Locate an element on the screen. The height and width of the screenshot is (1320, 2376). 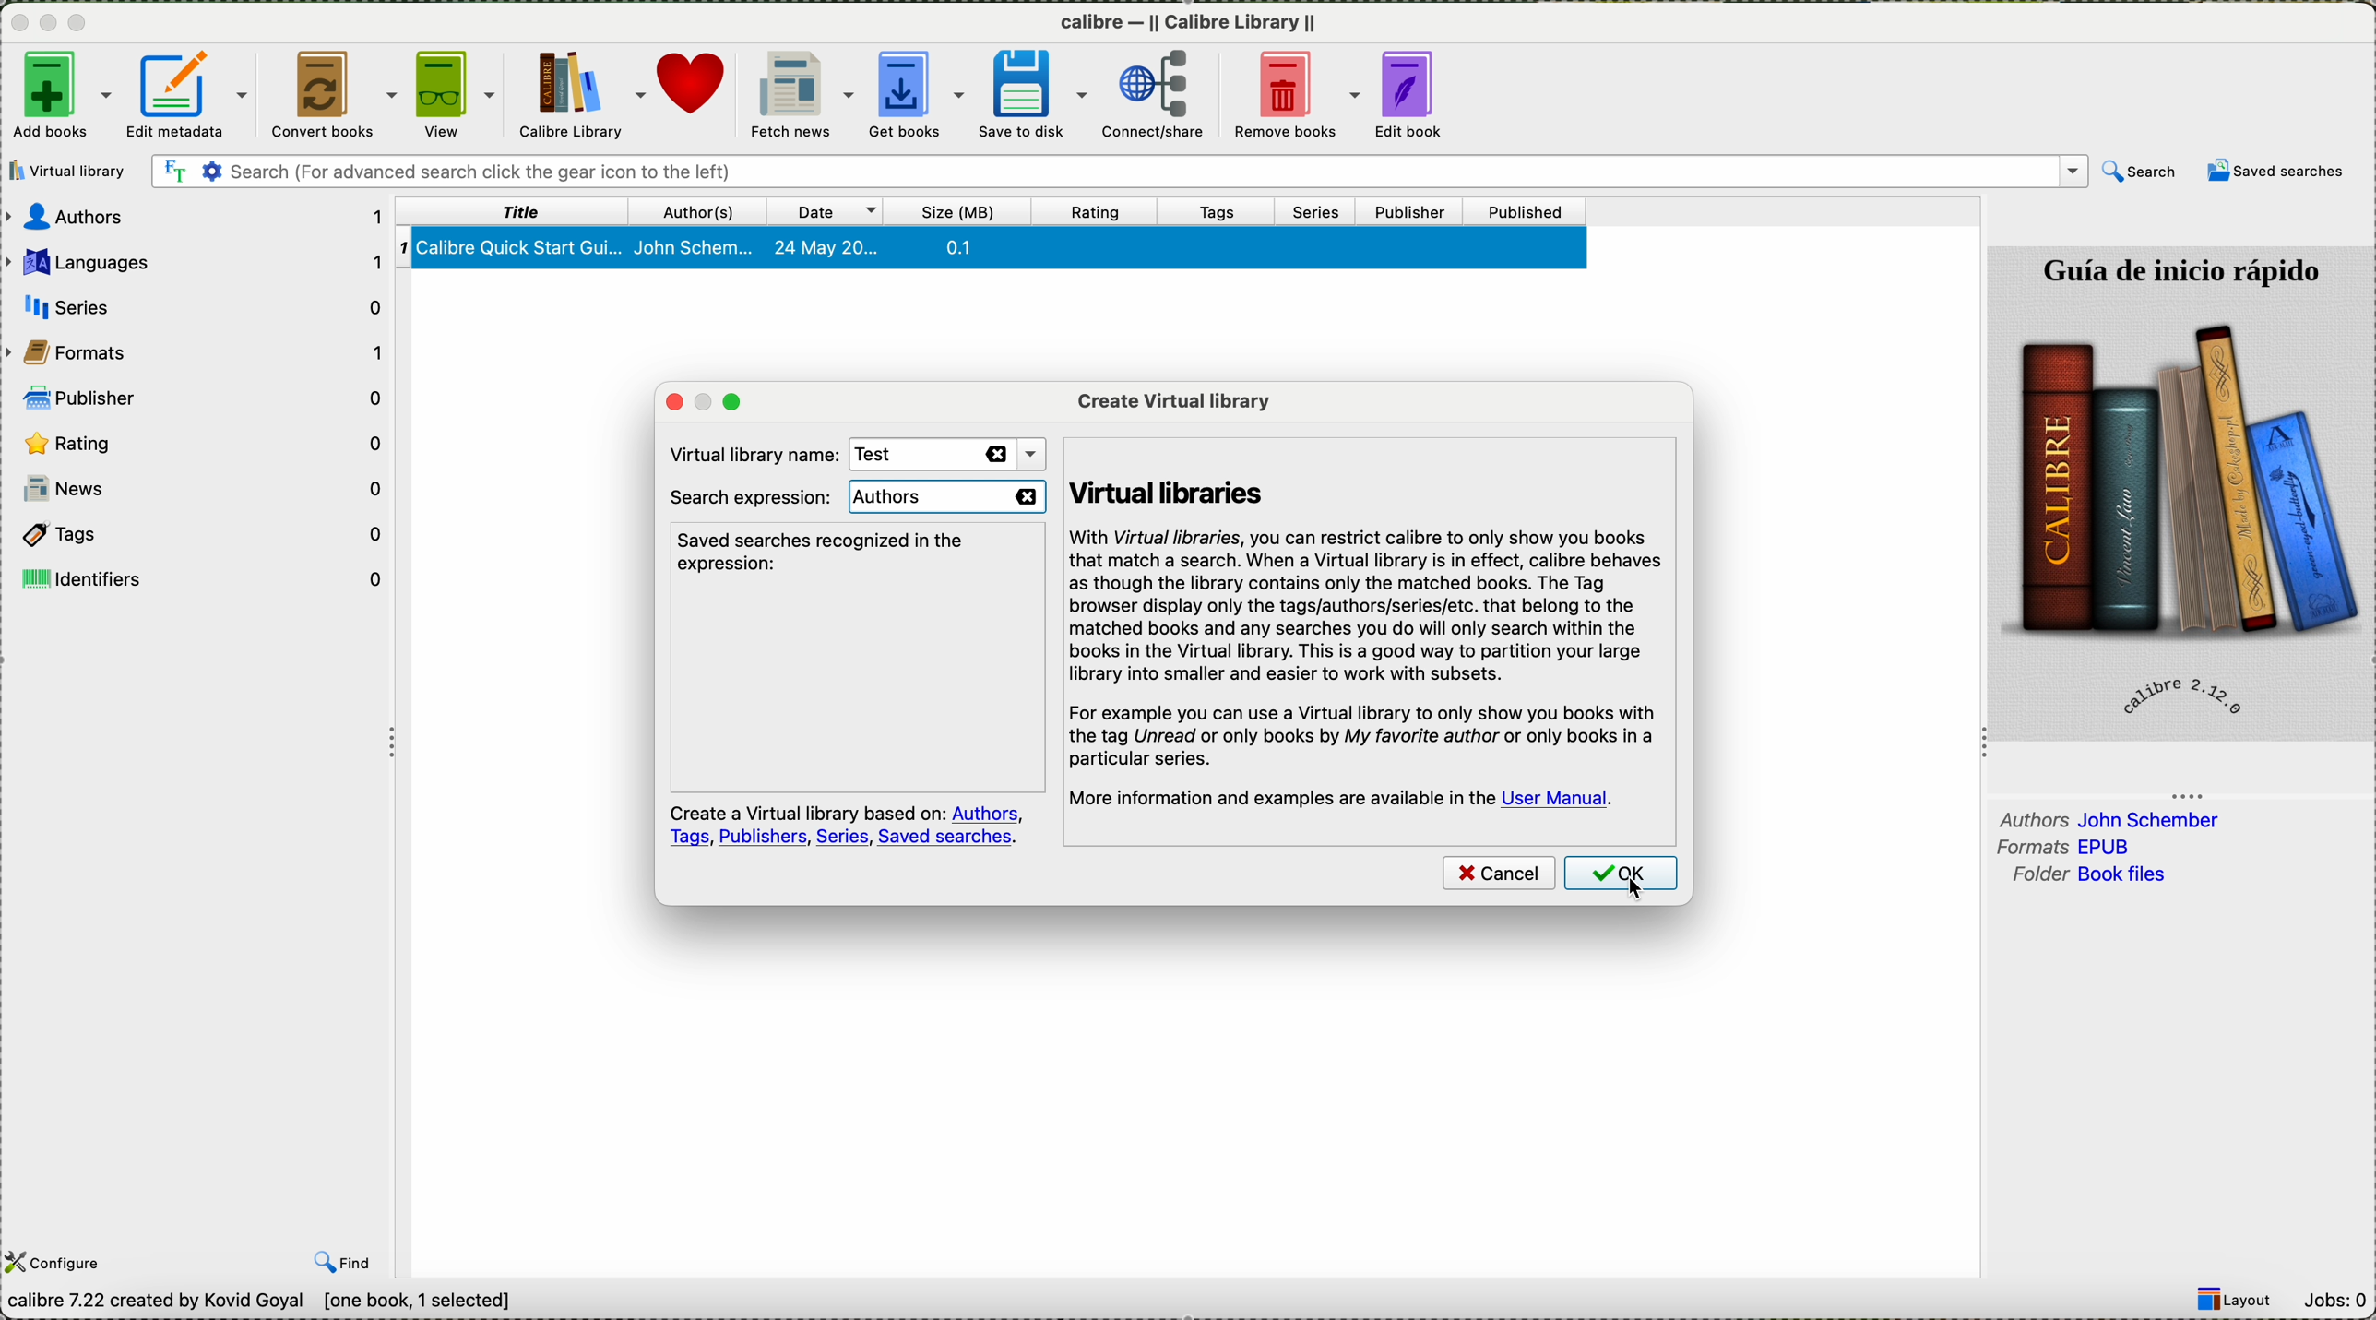
size is located at coordinates (965, 213).